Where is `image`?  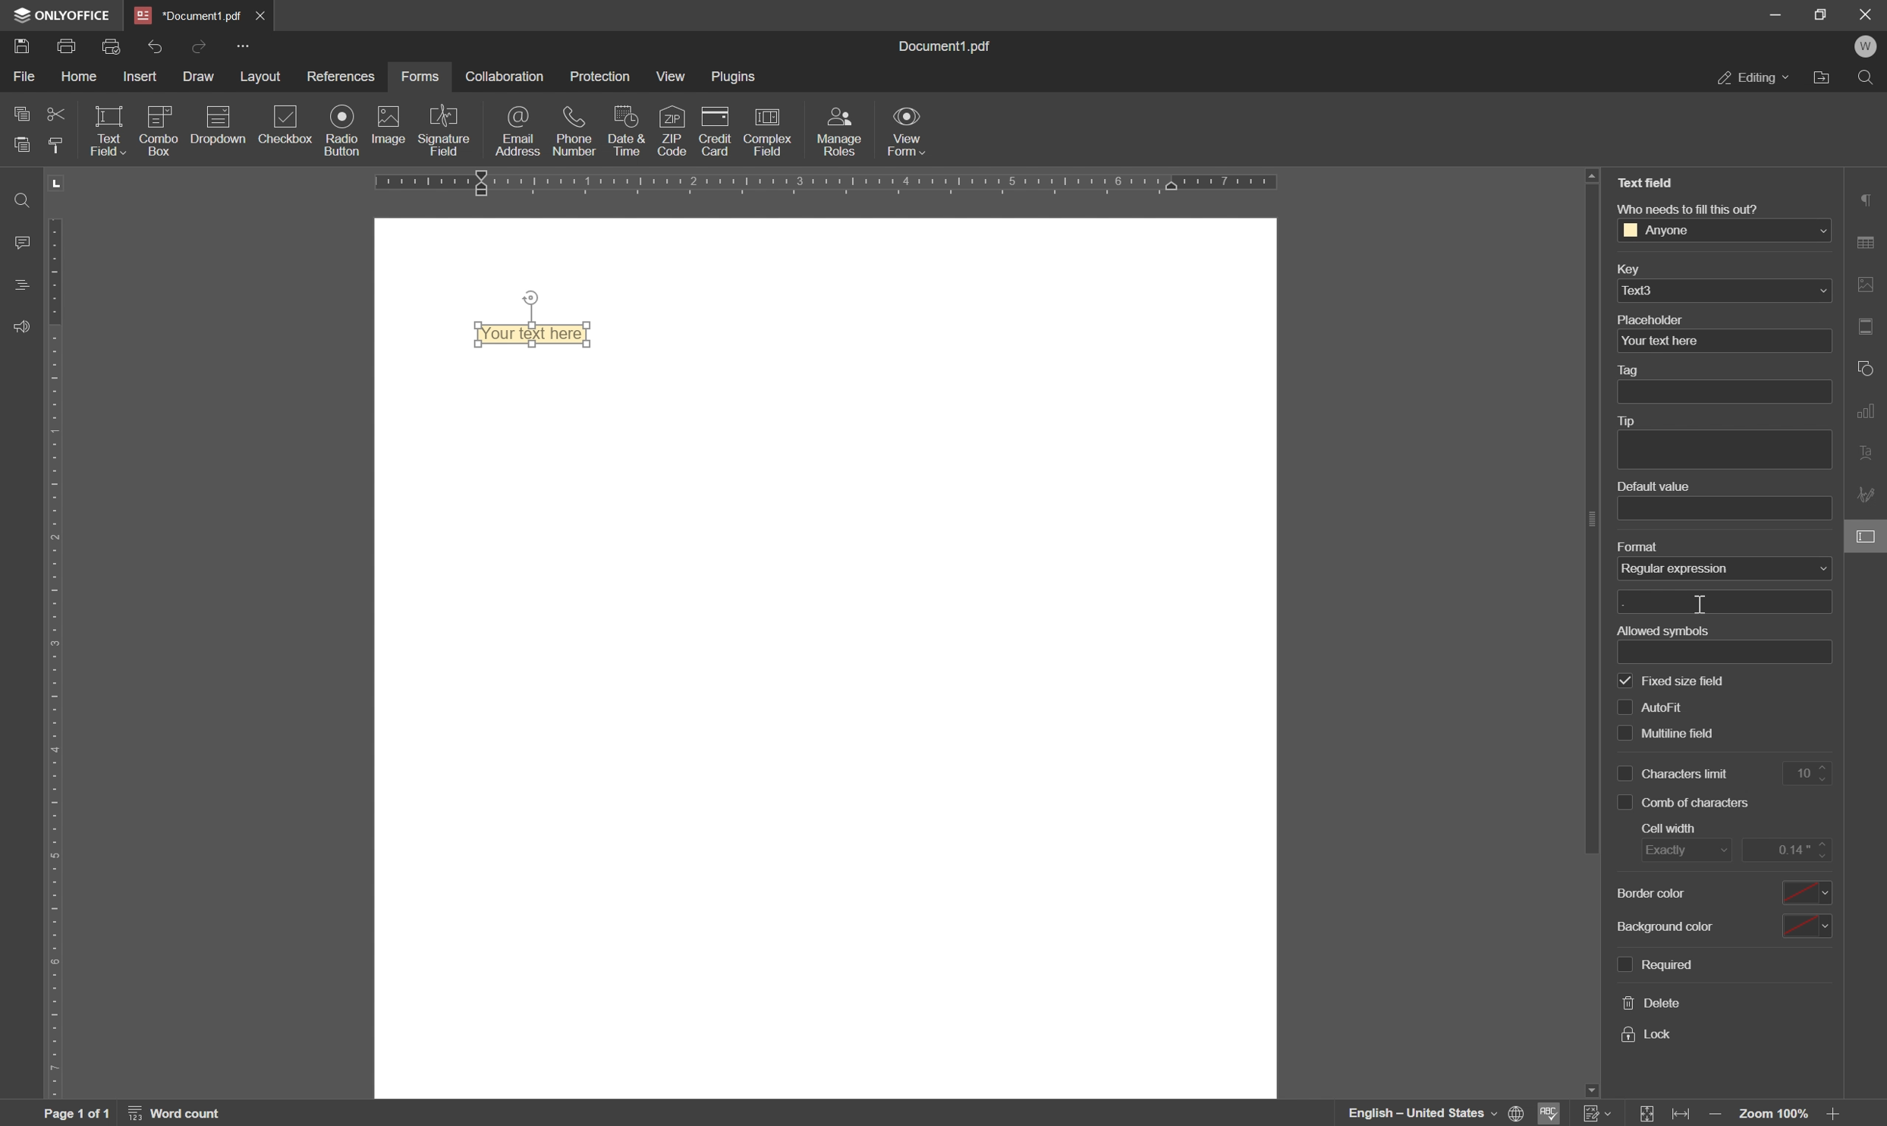
image is located at coordinates (387, 126).